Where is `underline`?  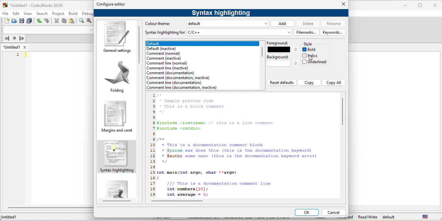 underline is located at coordinates (315, 62).